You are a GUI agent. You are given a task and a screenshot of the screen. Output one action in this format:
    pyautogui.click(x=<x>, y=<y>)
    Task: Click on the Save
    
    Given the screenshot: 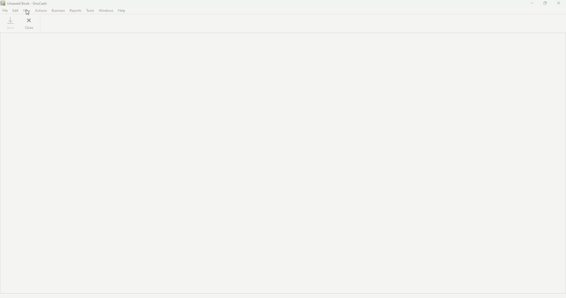 What is the action you would take?
    pyautogui.click(x=10, y=23)
    